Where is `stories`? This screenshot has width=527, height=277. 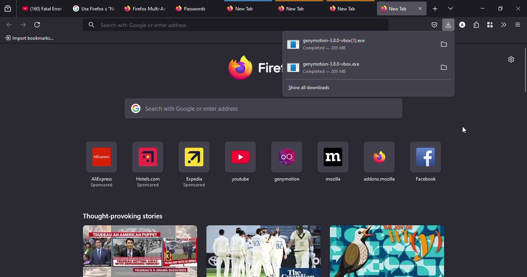 stories is located at coordinates (263, 251).